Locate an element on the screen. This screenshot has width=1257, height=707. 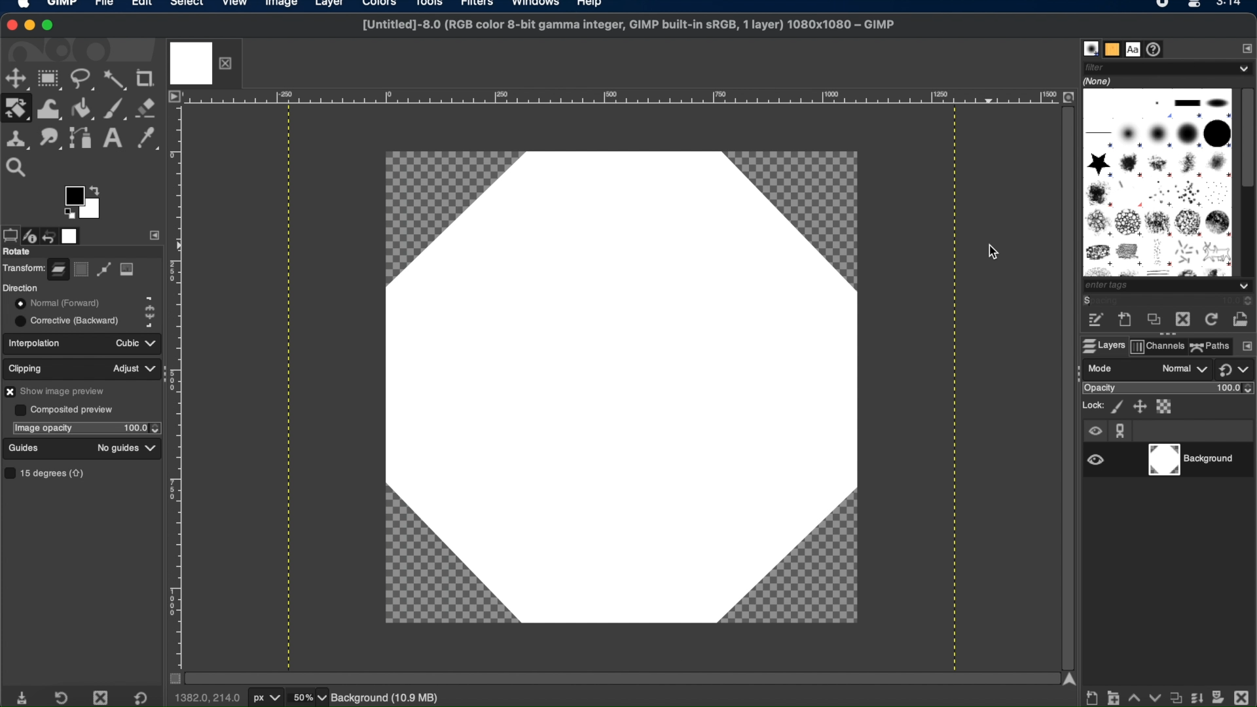
open brush as image is located at coordinates (1241, 316).